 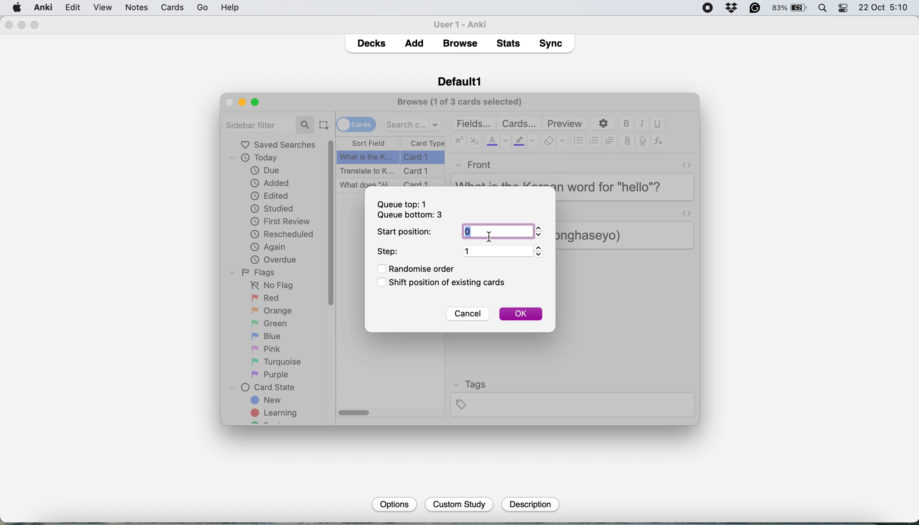 I want to click on tools, so click(x=160, y=7).